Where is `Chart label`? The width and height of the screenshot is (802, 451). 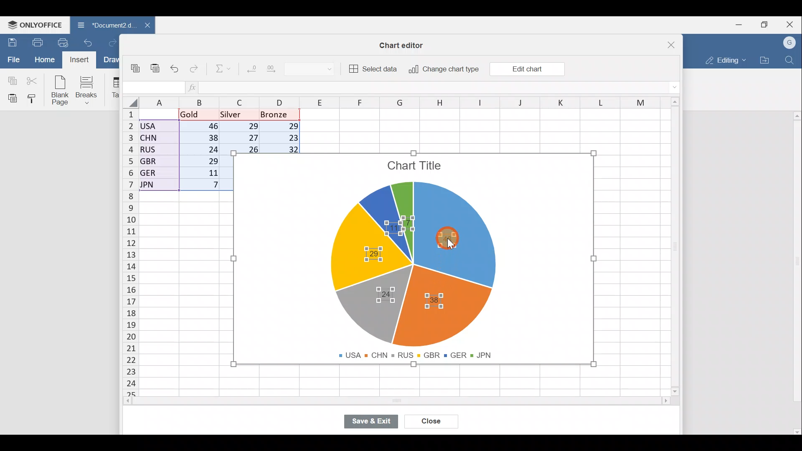
Chart label is located at coordinates (368, 253).